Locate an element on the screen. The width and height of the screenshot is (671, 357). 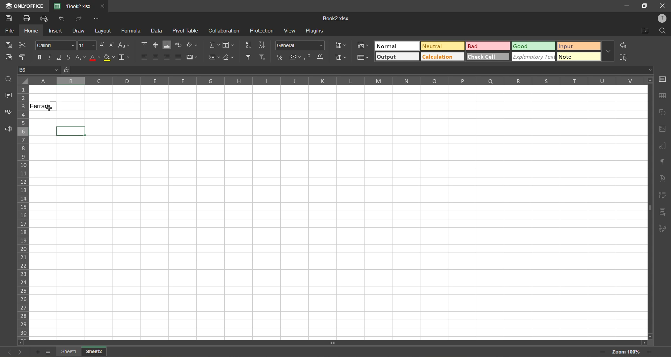
sub/superscript is located at coordinates (81, 58).